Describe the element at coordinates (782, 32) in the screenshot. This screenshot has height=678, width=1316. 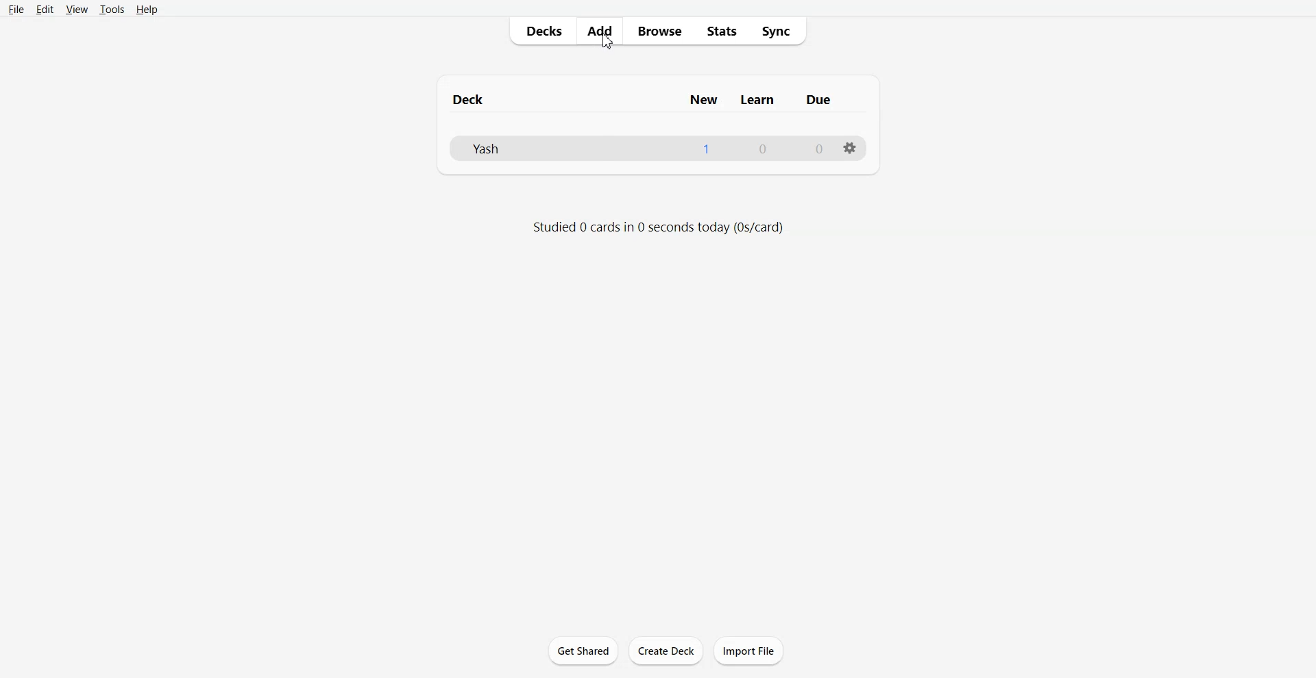
I see `Sync` at that location.